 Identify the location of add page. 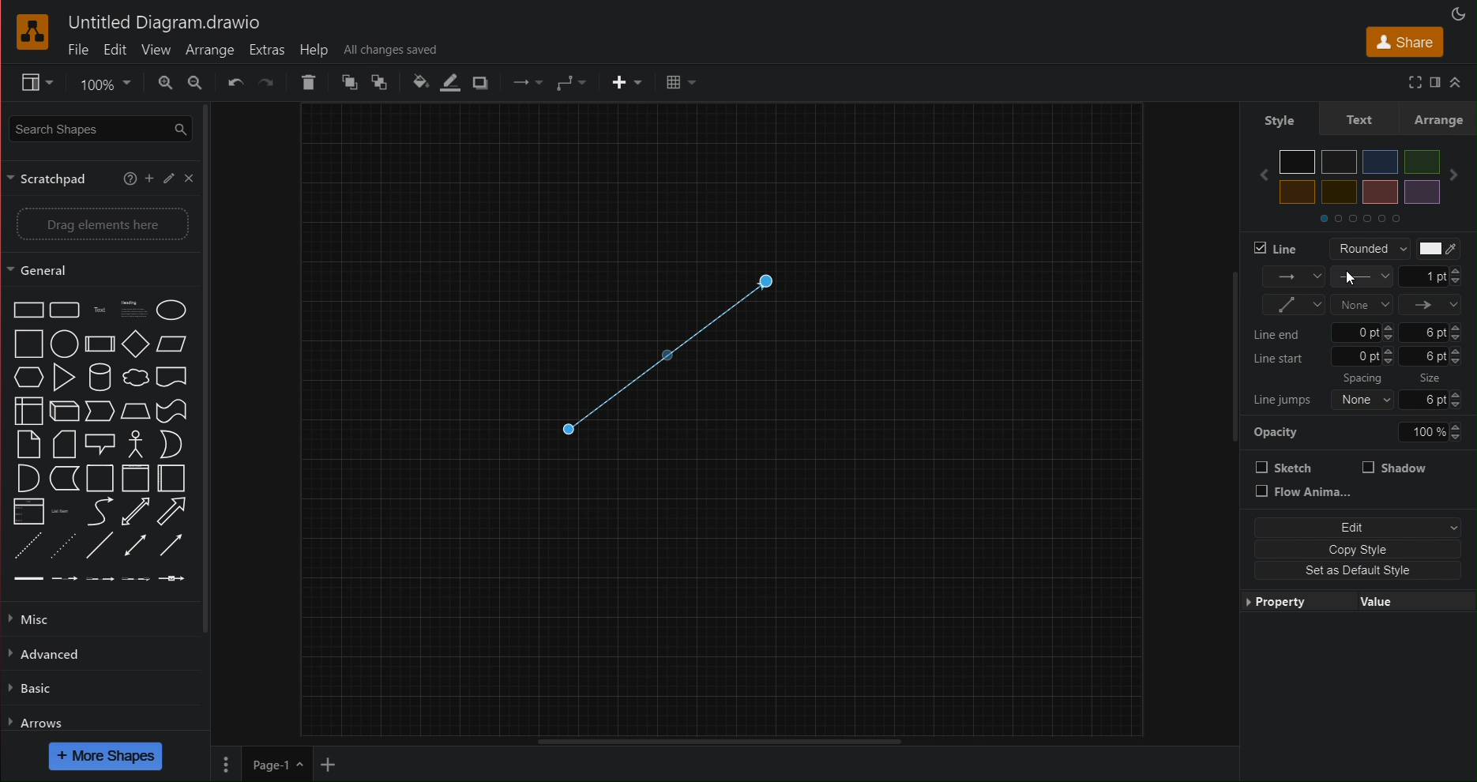
(327, 766).